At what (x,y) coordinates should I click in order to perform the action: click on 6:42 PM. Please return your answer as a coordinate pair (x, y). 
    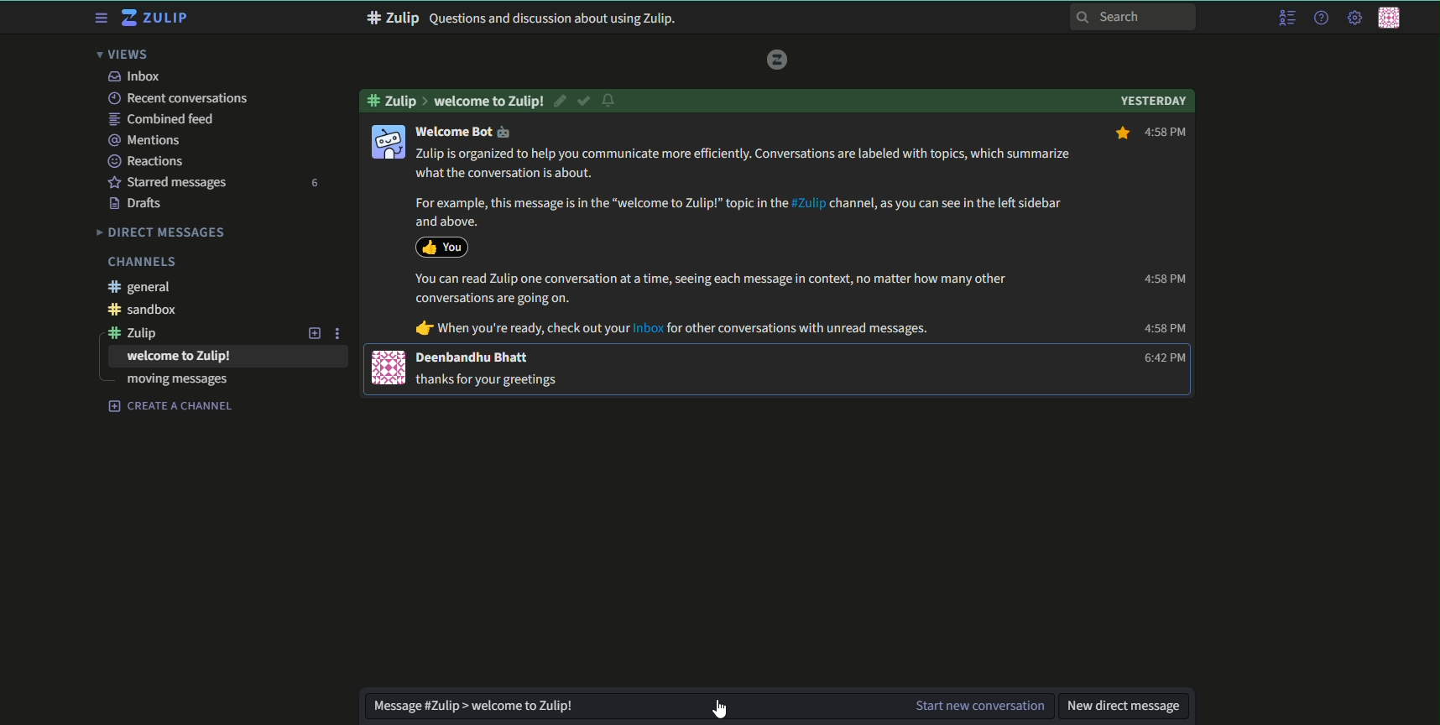
    Looking at the image, I should click on (1160, 358).